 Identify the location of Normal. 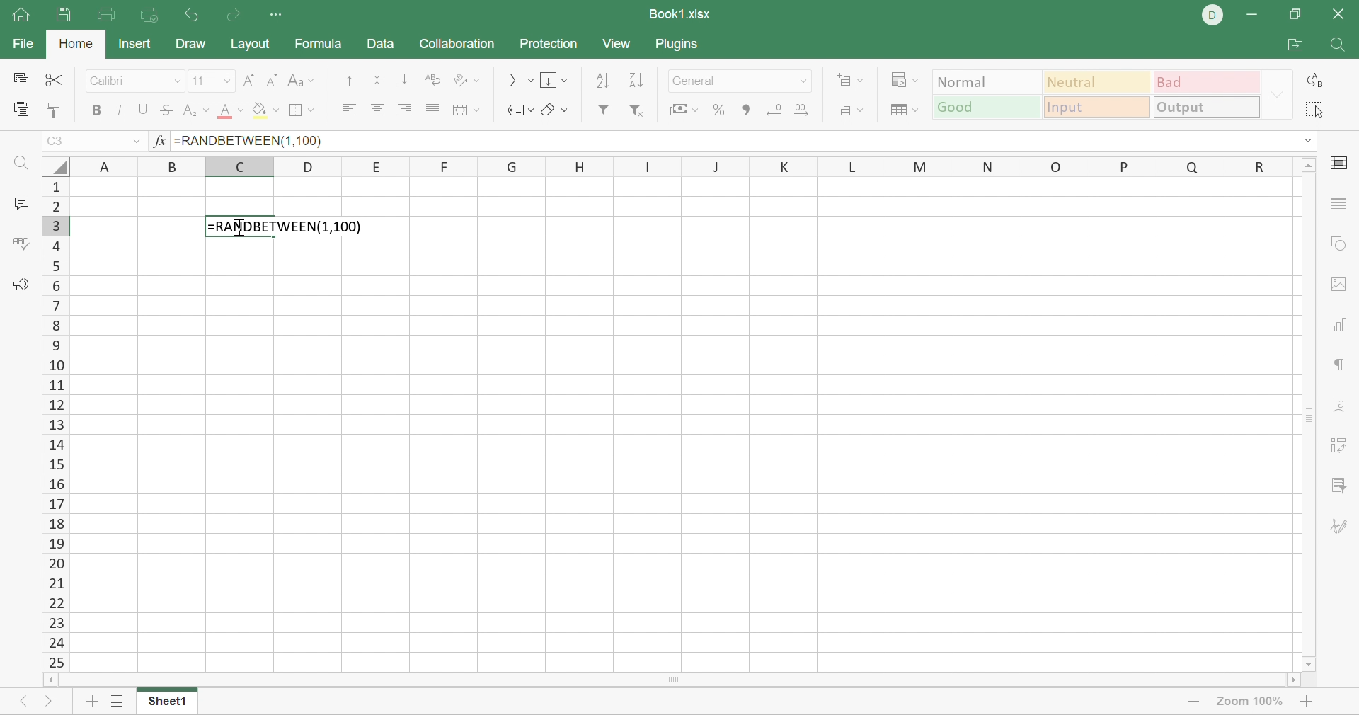
(987, 81).